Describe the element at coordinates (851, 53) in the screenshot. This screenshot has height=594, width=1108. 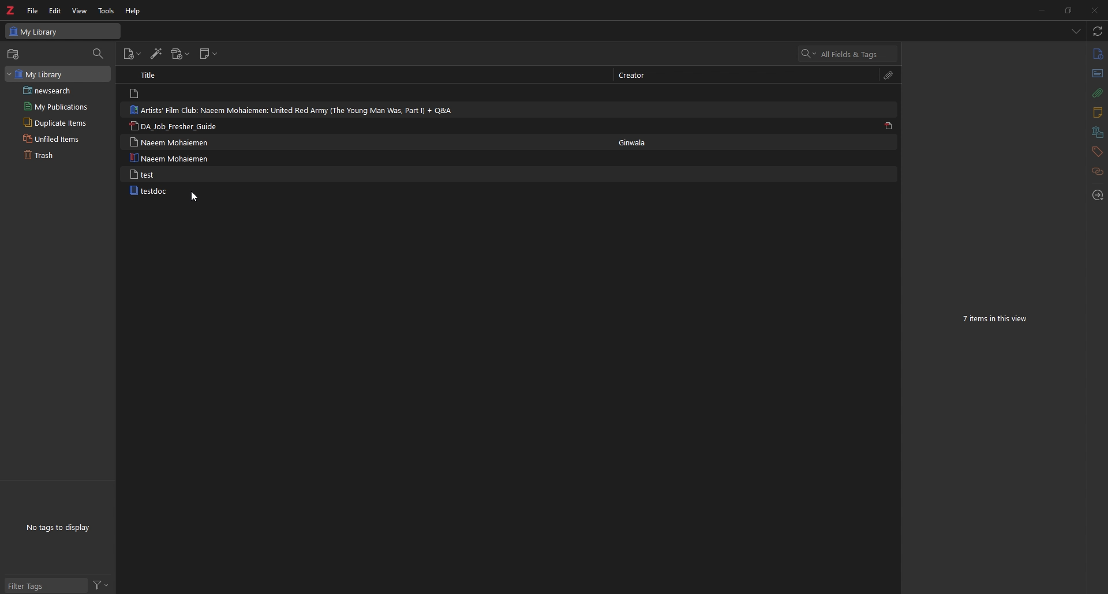
I see `search` at that location.